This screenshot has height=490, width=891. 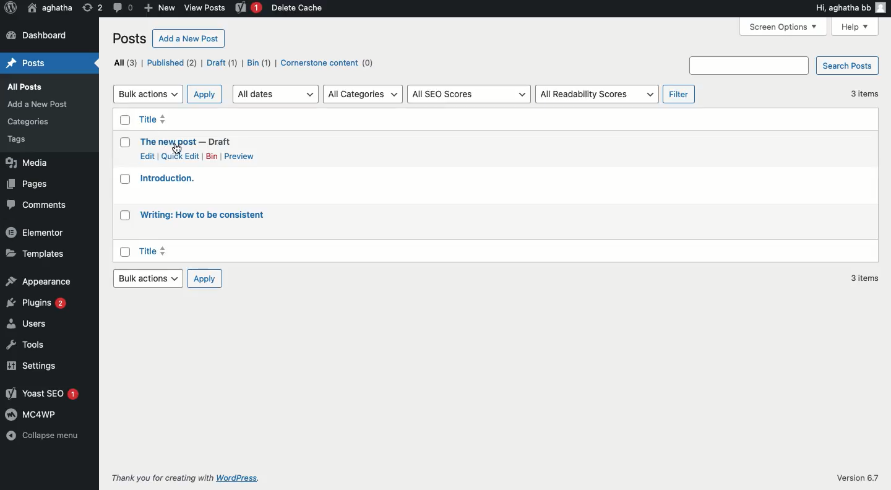 I want to click on All Posts, so click(x=25, y=87).